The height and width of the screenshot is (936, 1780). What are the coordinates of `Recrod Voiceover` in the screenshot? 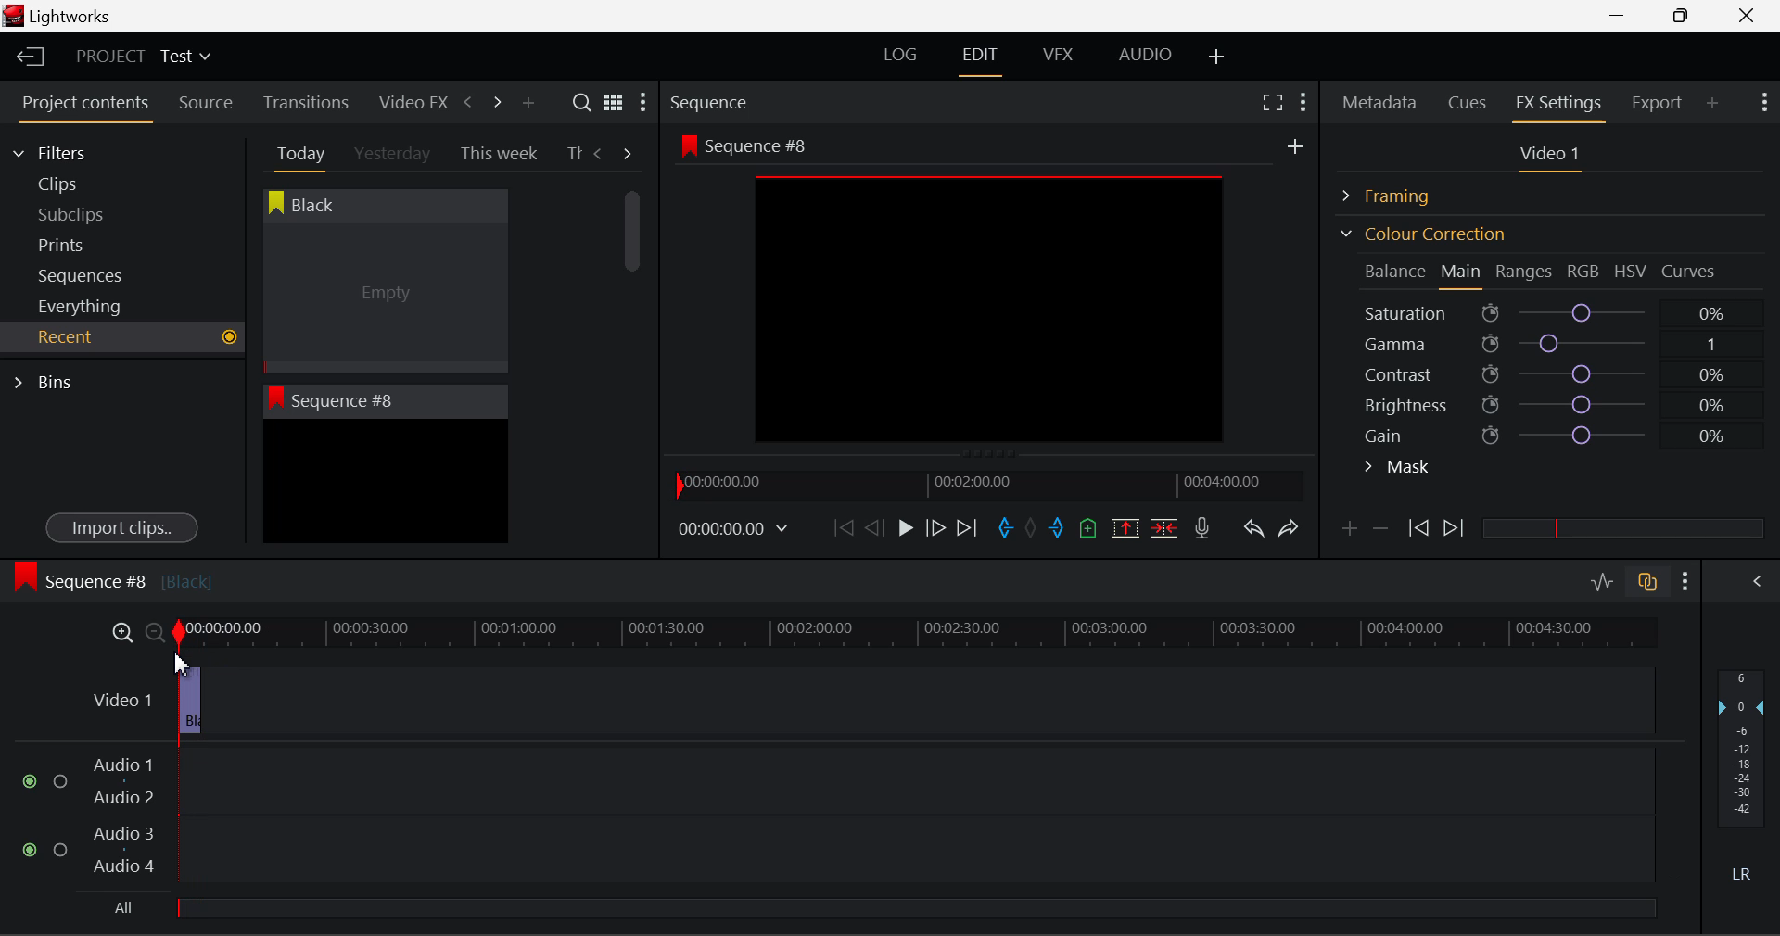 It's located at (1201, 527).